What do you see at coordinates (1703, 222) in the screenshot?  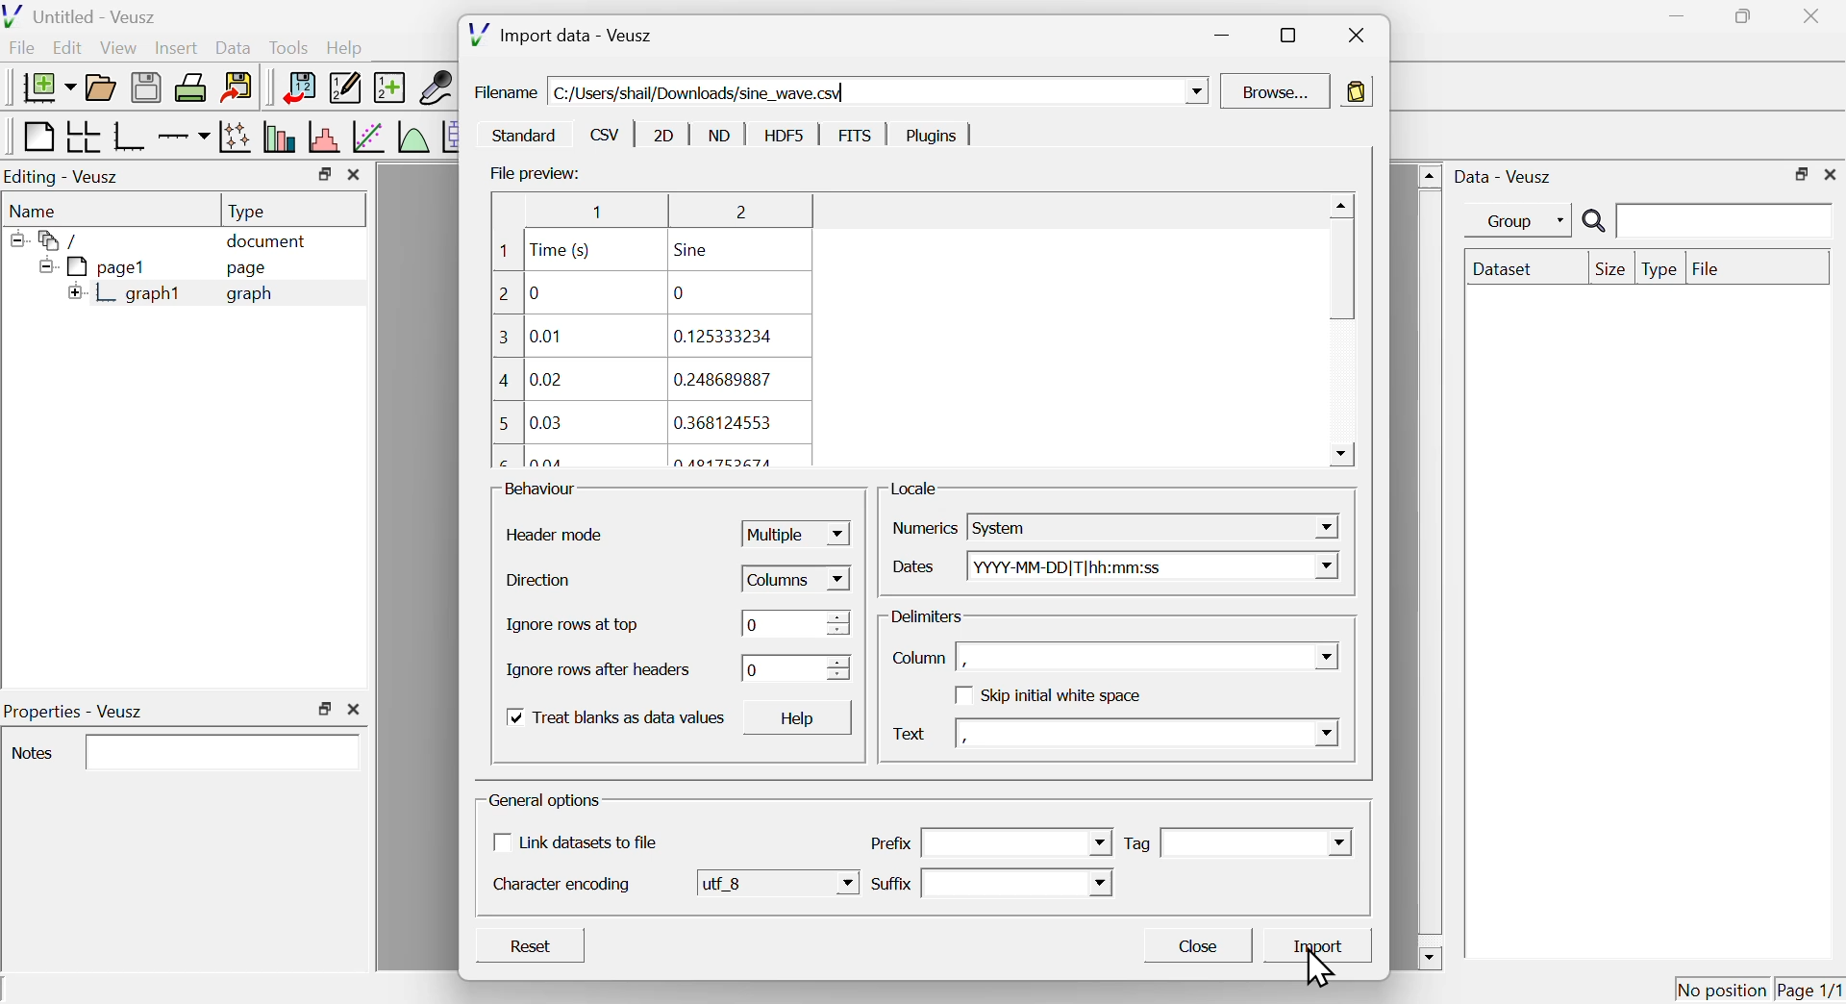 I see `search` at bounding box center [1703, 222].